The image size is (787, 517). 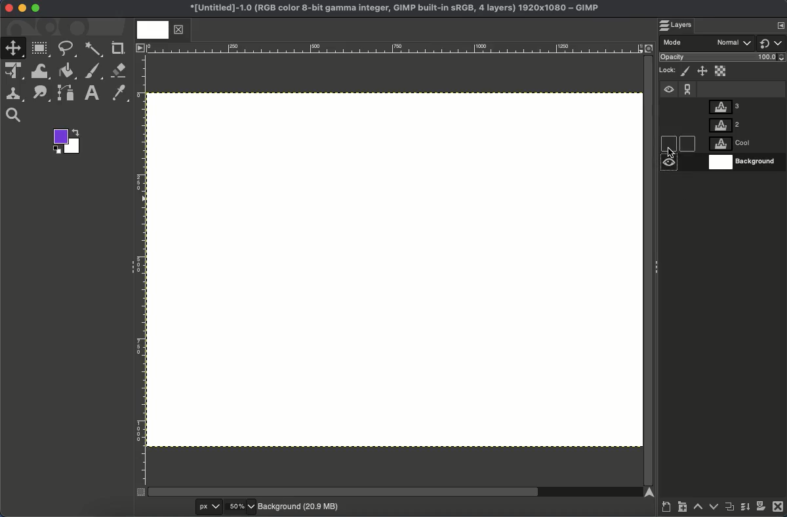 I want to click on Background, so click(x=300, y=505).